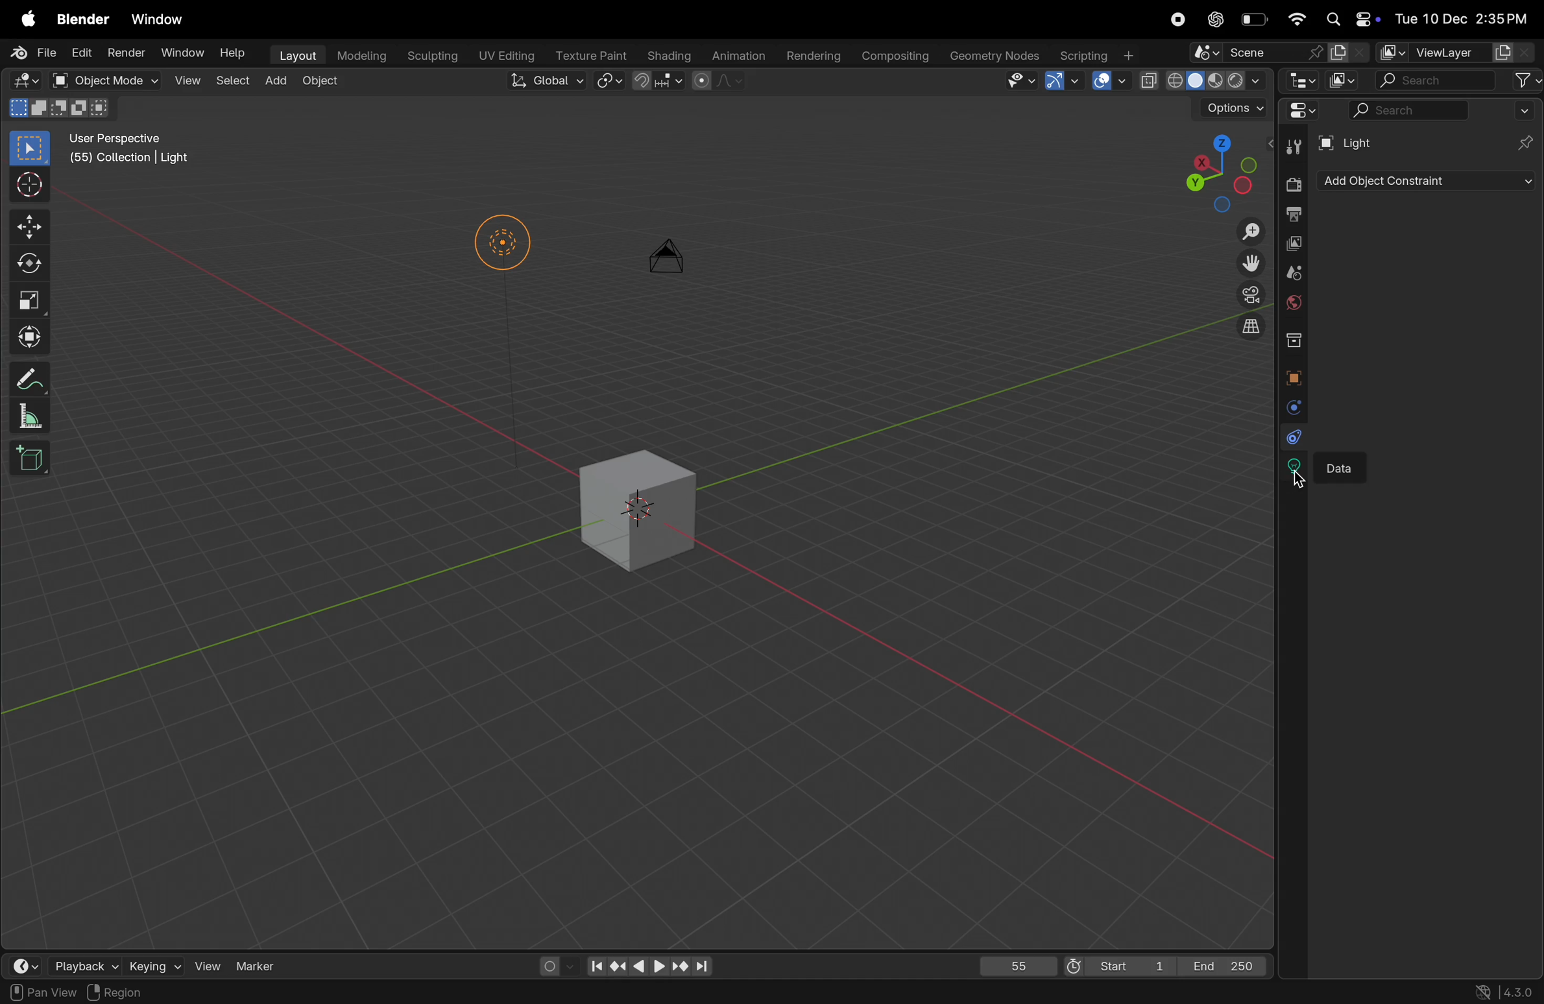 Image resolution: width=1544 pixels, height=1004 pixels. What do you see at coordinates (591, 54) in the screenshot?
I see `Texture paint` at bounding box center [591, 54].